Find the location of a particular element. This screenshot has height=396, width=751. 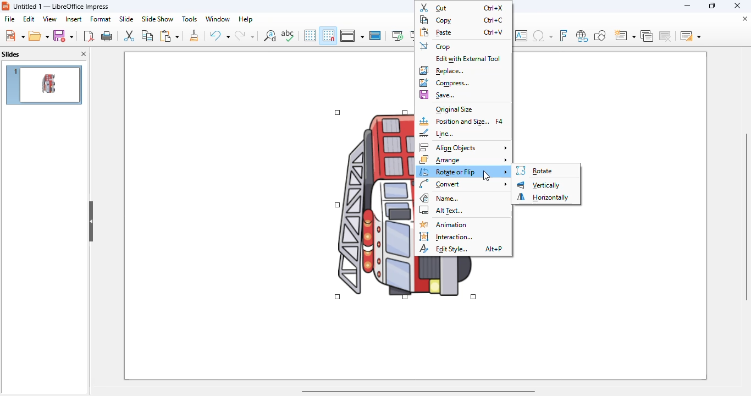

minimize is located at coordinates (688, 5).